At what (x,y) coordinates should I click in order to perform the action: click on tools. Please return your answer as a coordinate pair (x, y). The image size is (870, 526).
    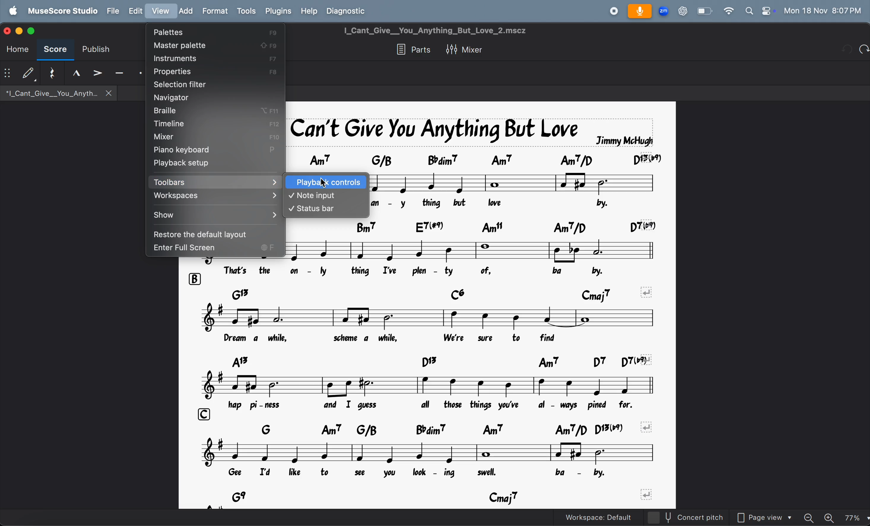
    Looking at the image, I should click on (246, 11).